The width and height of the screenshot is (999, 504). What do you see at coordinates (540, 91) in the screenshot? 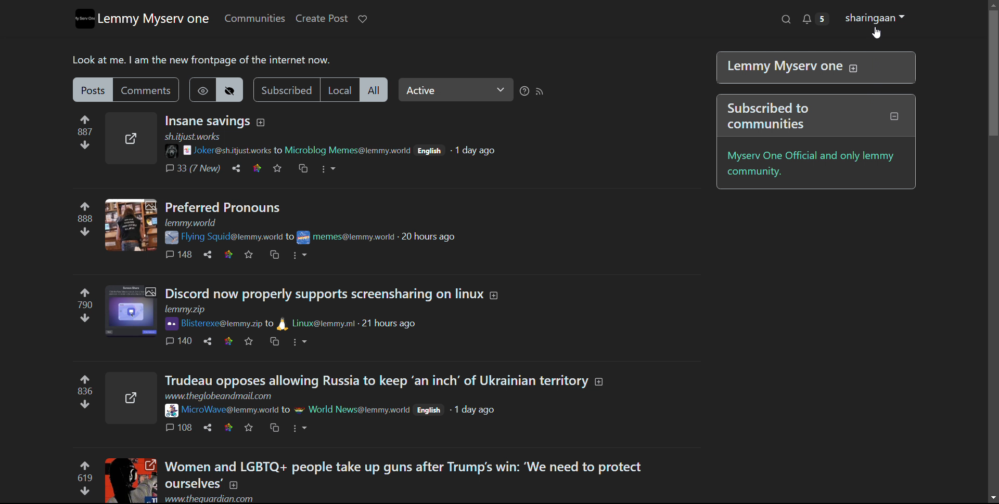
I see `rss` at bounding box center [540, 91].